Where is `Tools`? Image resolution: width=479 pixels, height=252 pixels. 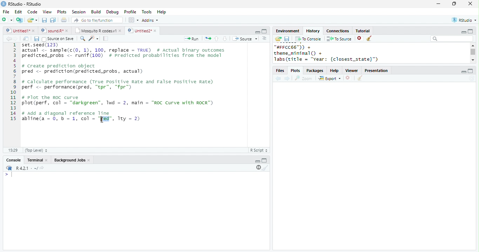 Tools is located at coordinates (147, 12).